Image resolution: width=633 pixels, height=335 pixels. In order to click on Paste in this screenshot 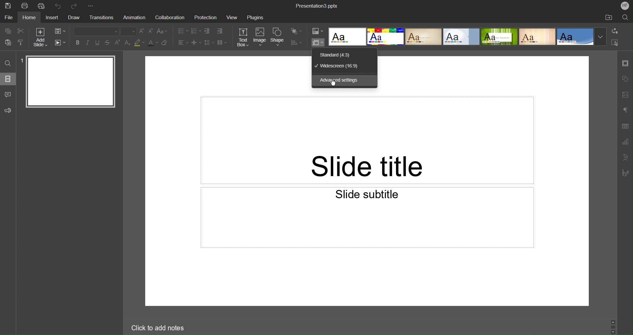, I will do `click(7, 43)`.